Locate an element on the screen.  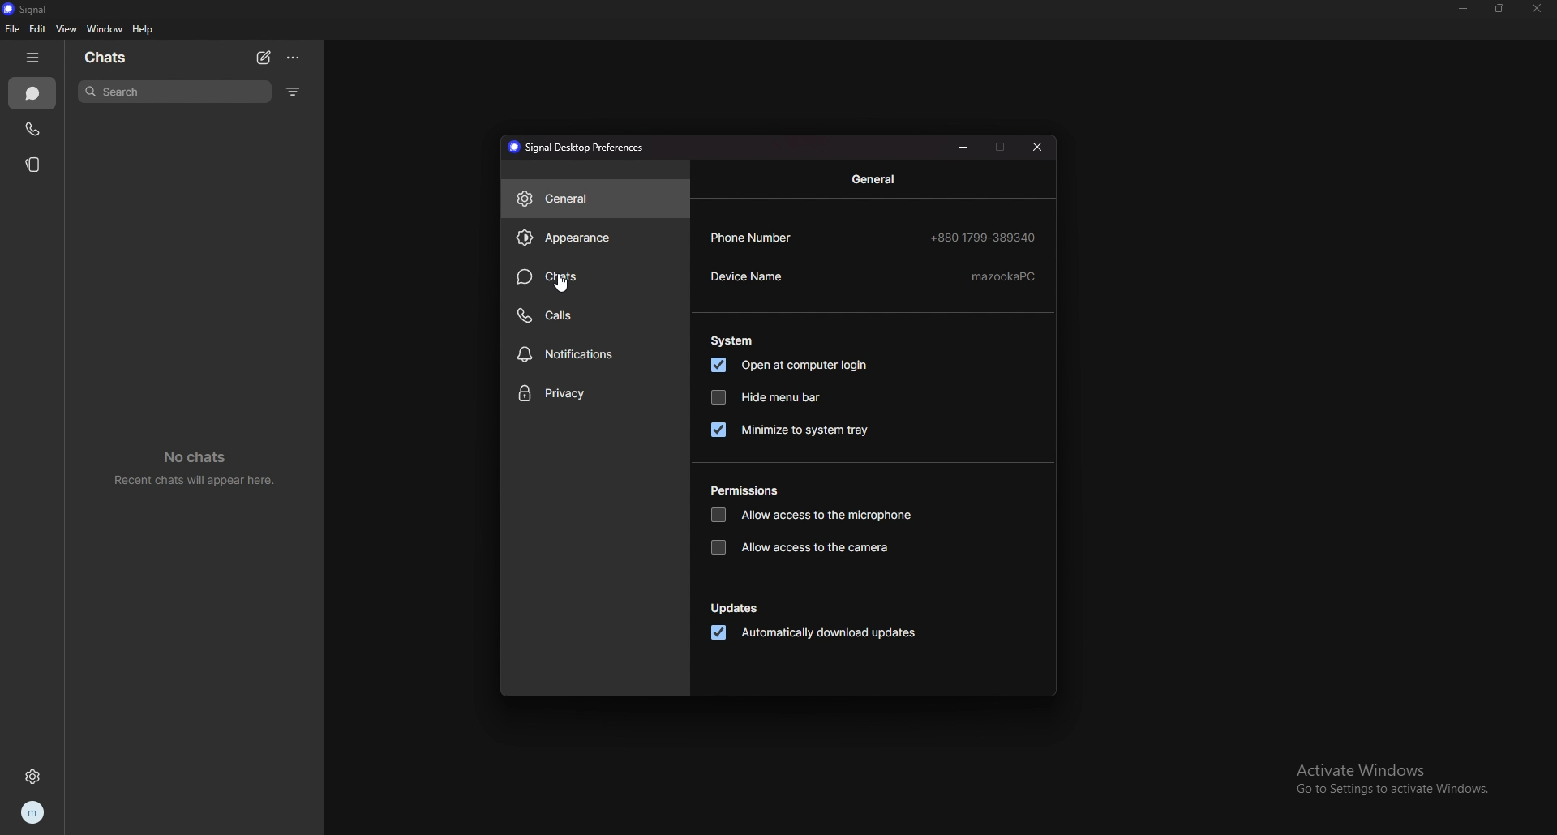
close is located at coordinates (1535, 10).